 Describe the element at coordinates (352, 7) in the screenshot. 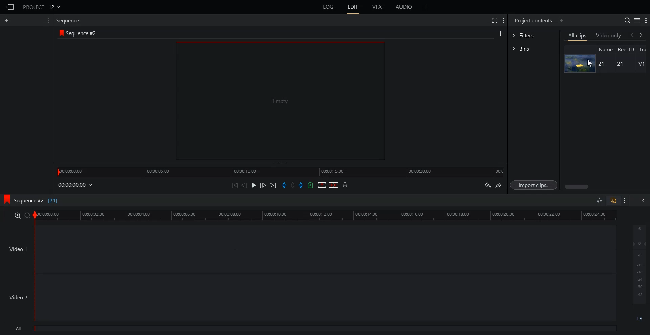

I see `EDIT` at that location.